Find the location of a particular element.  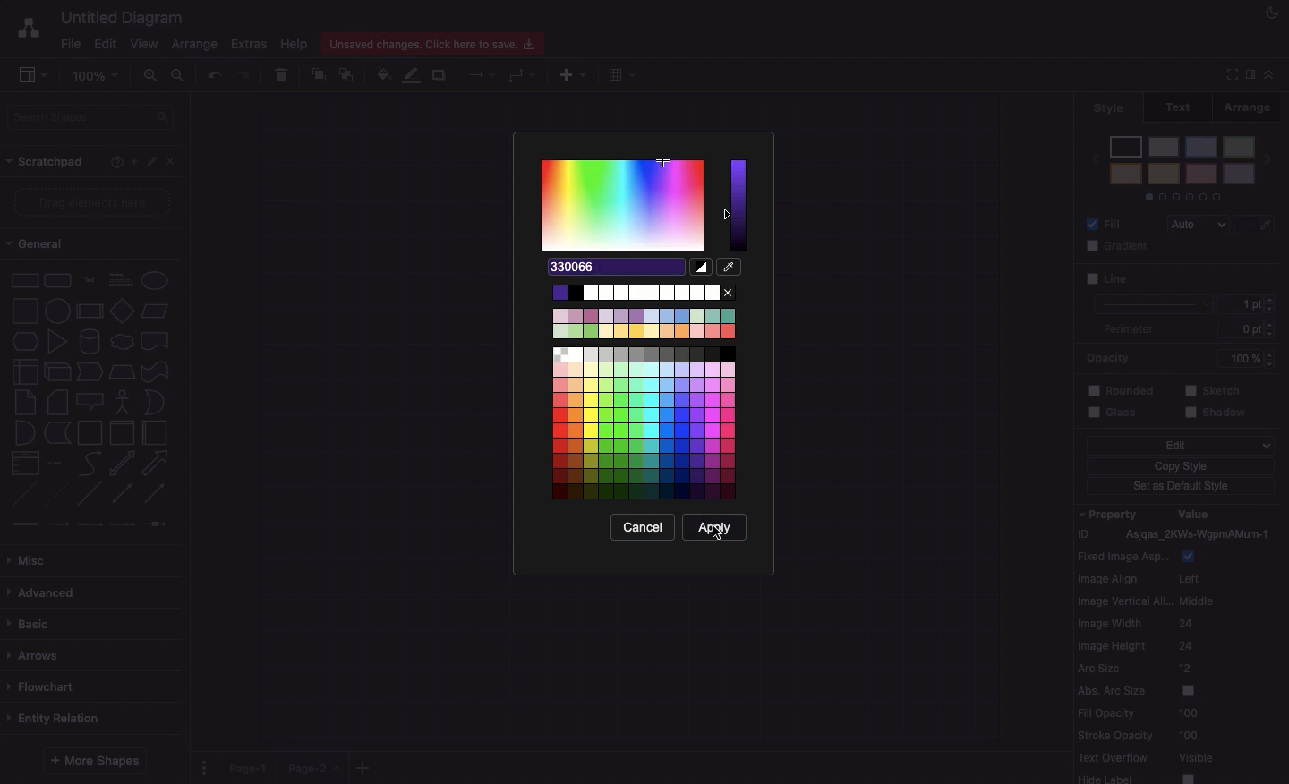

square is located at coordinates (23, 309).